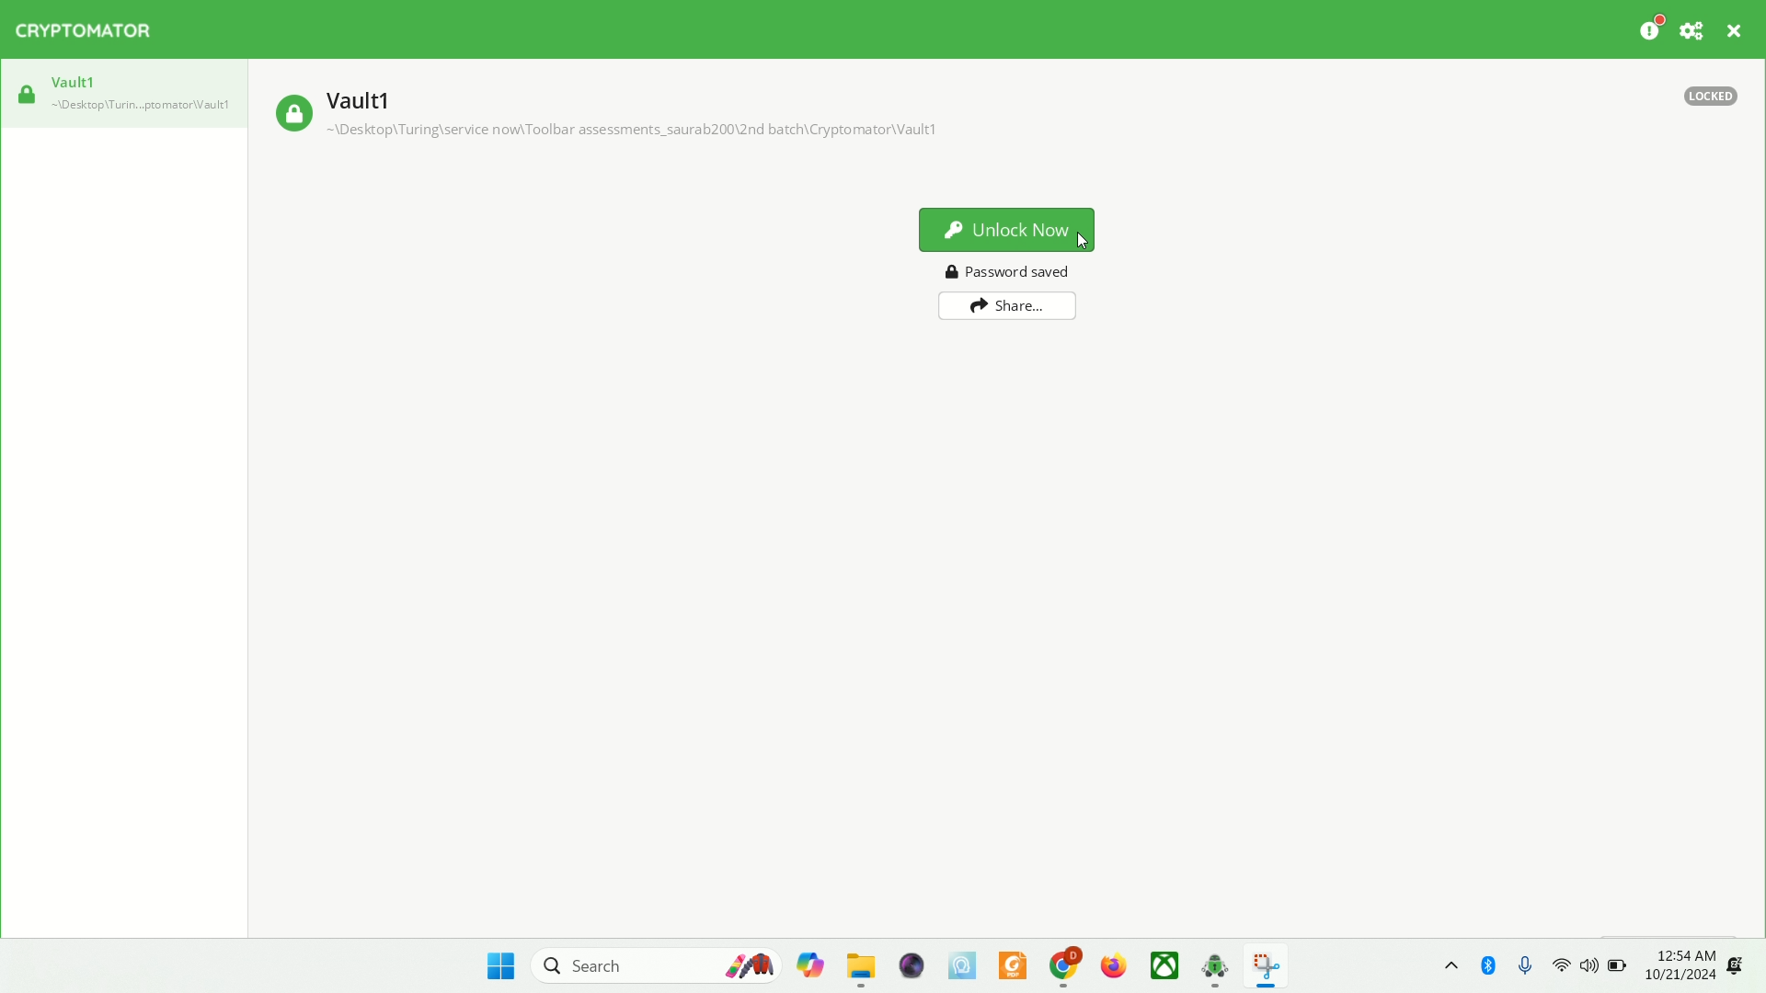 This screenshot has width=1766, height=993. What do you see at coordinates (1267, 967) in the screenshot?
I see `snipping tool` at bounding box center [1267, 967].